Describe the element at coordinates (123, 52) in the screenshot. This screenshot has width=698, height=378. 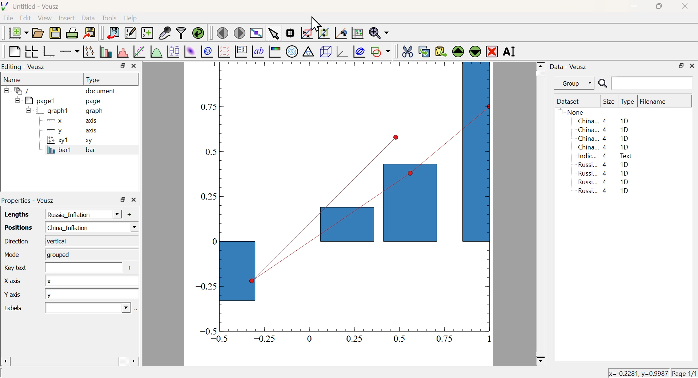
I see `Histogram of a dataset` at that location.